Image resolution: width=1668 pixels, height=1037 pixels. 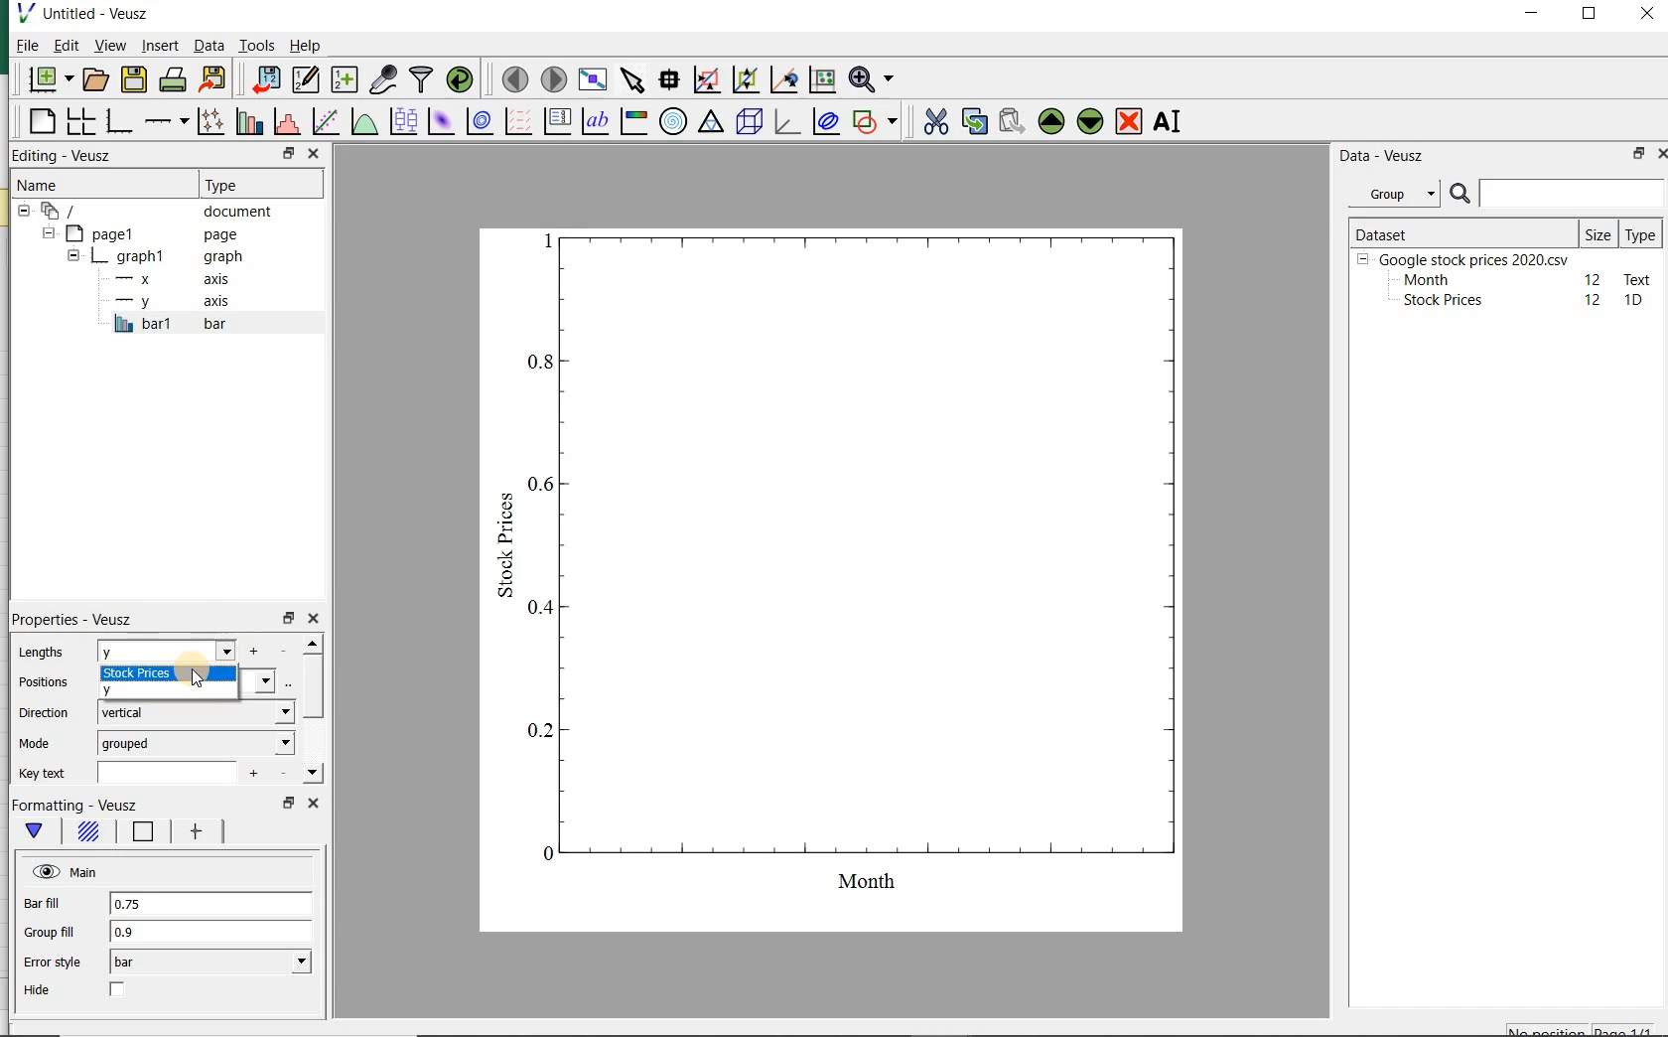 What do you see at coordinates (313, 620) in the screenshot?
I see `close` at bounding box center [313, 620].